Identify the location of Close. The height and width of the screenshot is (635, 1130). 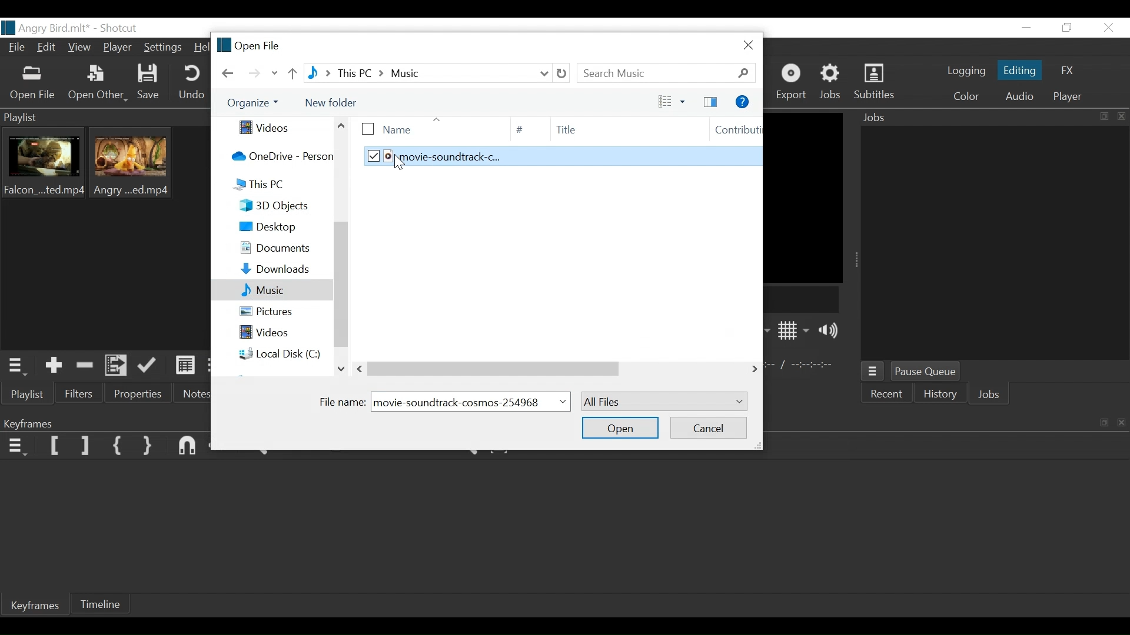
(1122, 421).